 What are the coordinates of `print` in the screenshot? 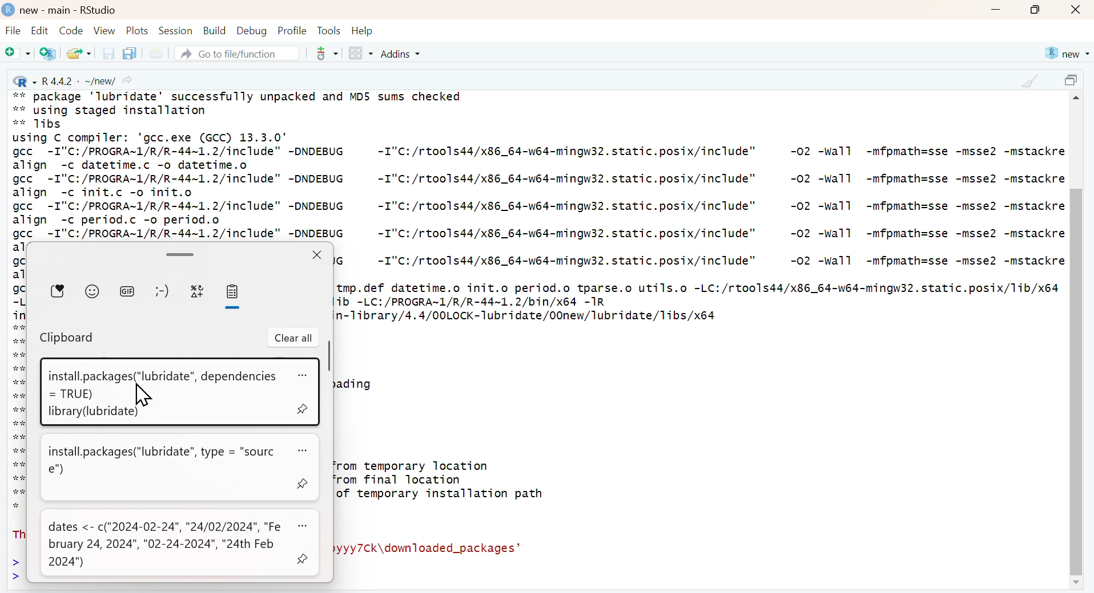 It's located at (155, 54).